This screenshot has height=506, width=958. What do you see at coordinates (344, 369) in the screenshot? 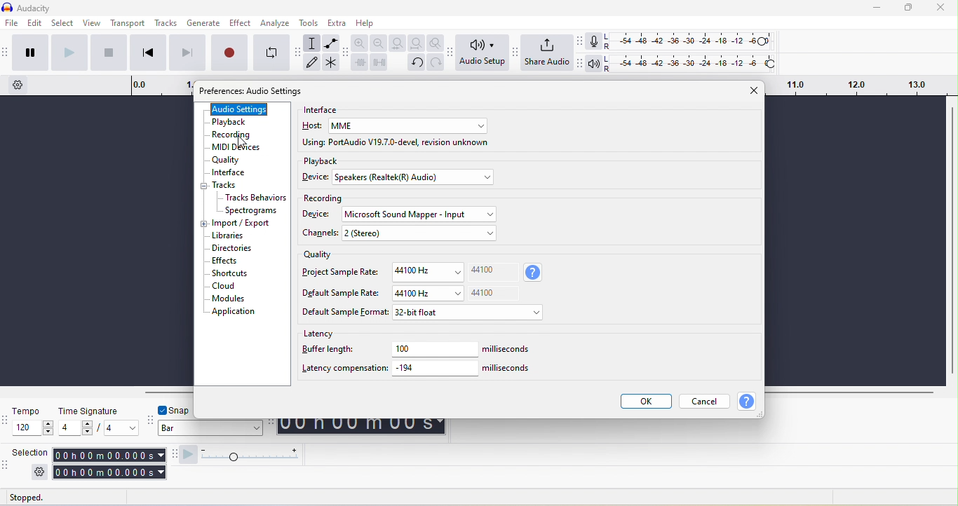
I see `latency compensation` at bounding box center [344, 369].